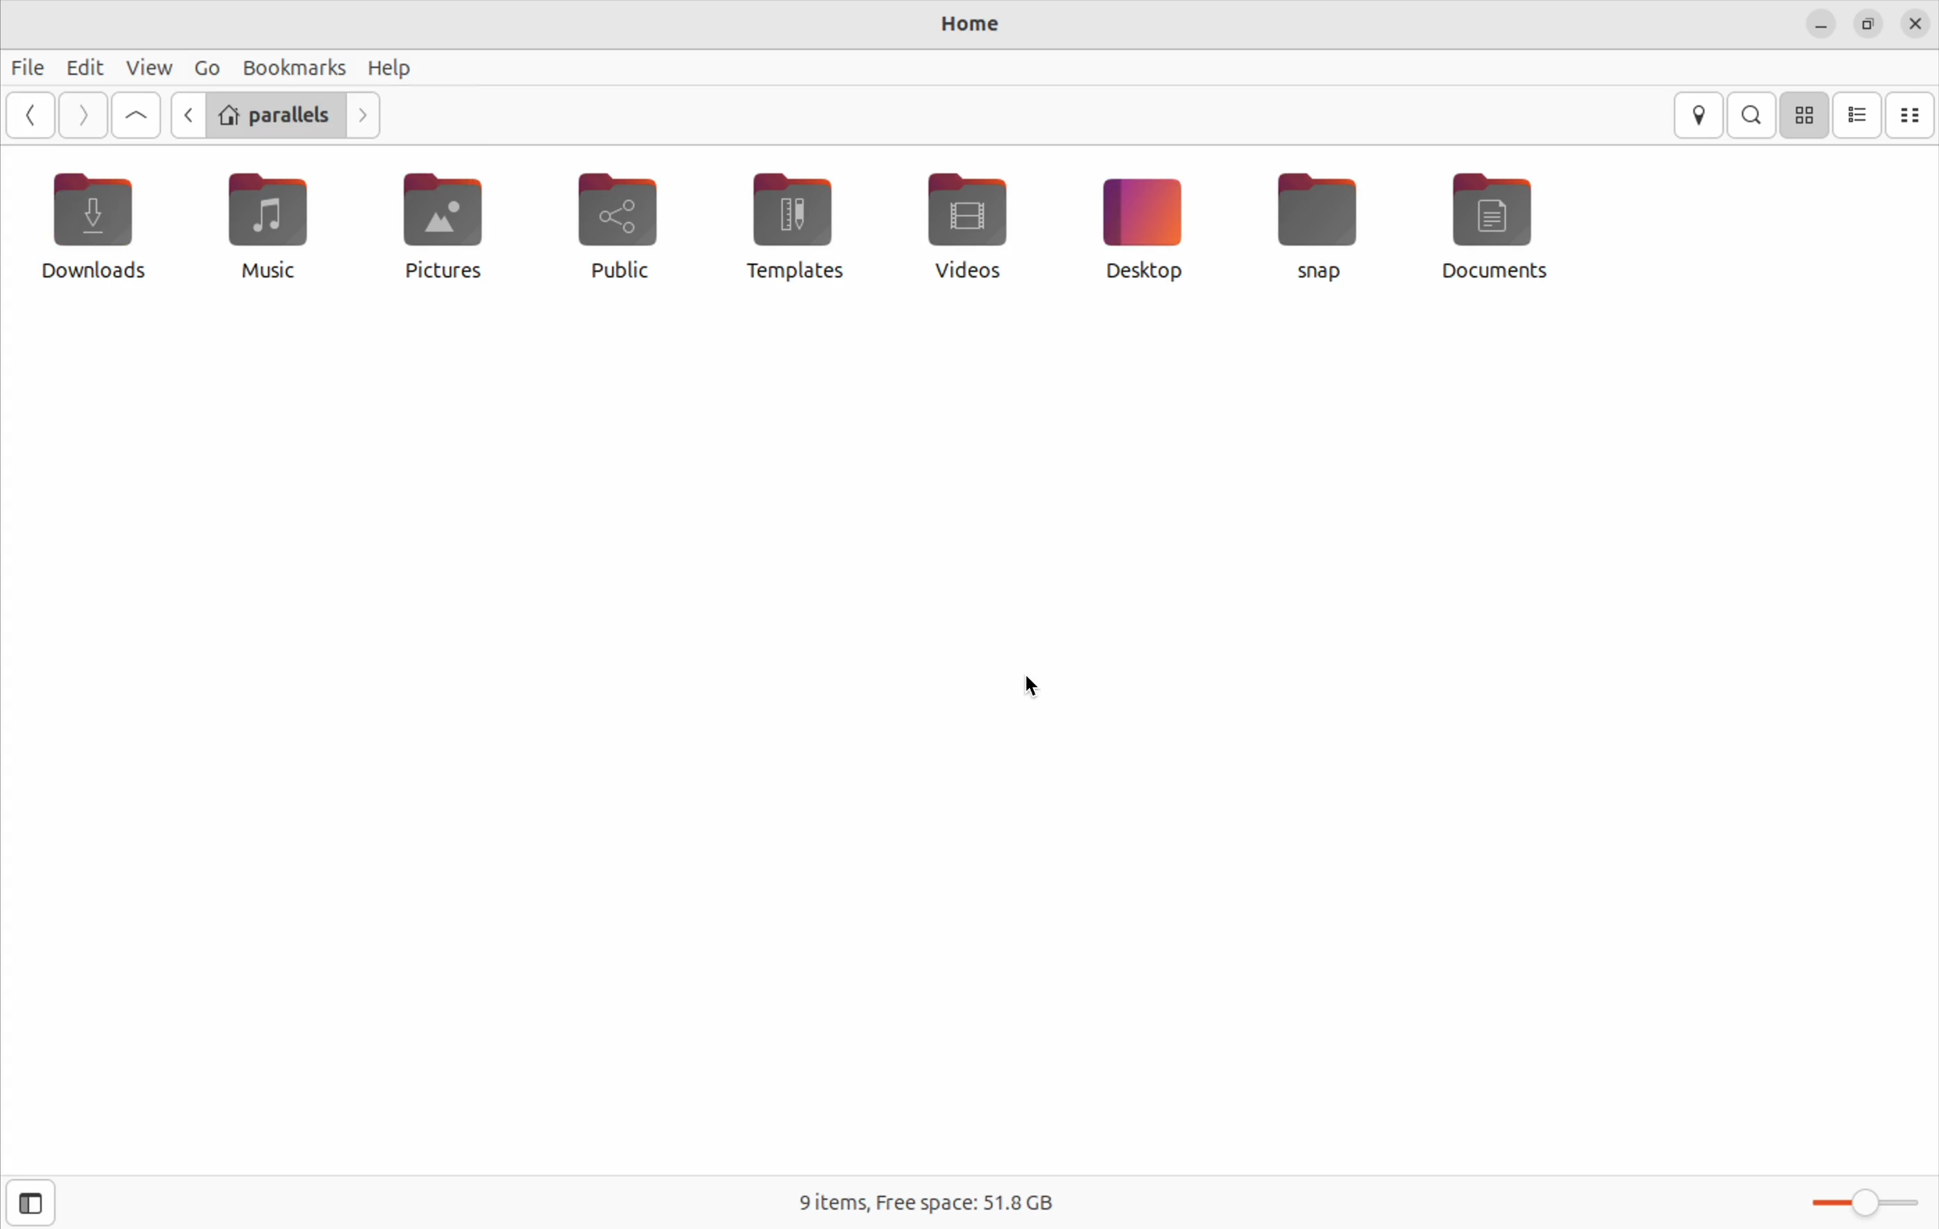 Image resolution: width=1939 pixels, height=1229 pixels. Describe the element at coordinates (1755, 115) in the screenshot. I see `search` at that location.